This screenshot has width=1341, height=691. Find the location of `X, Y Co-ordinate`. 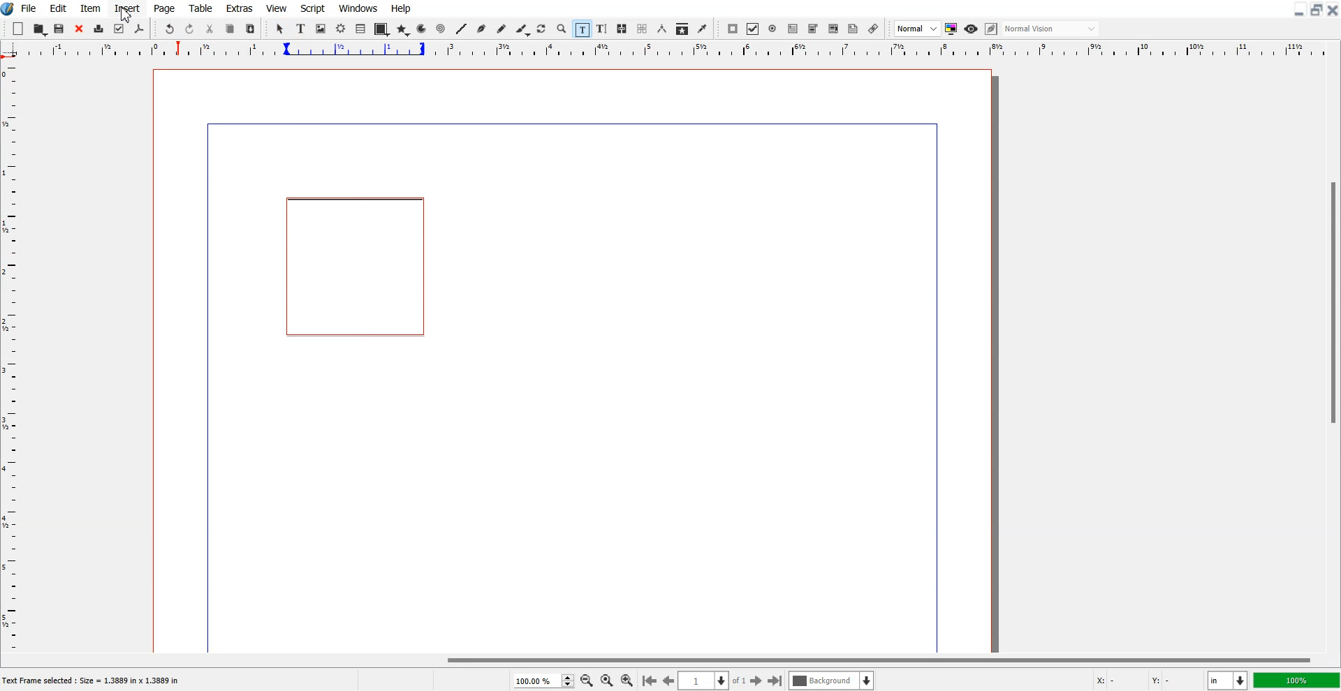

X, Y Co-ordinate is located at coordinates (1144, 681).